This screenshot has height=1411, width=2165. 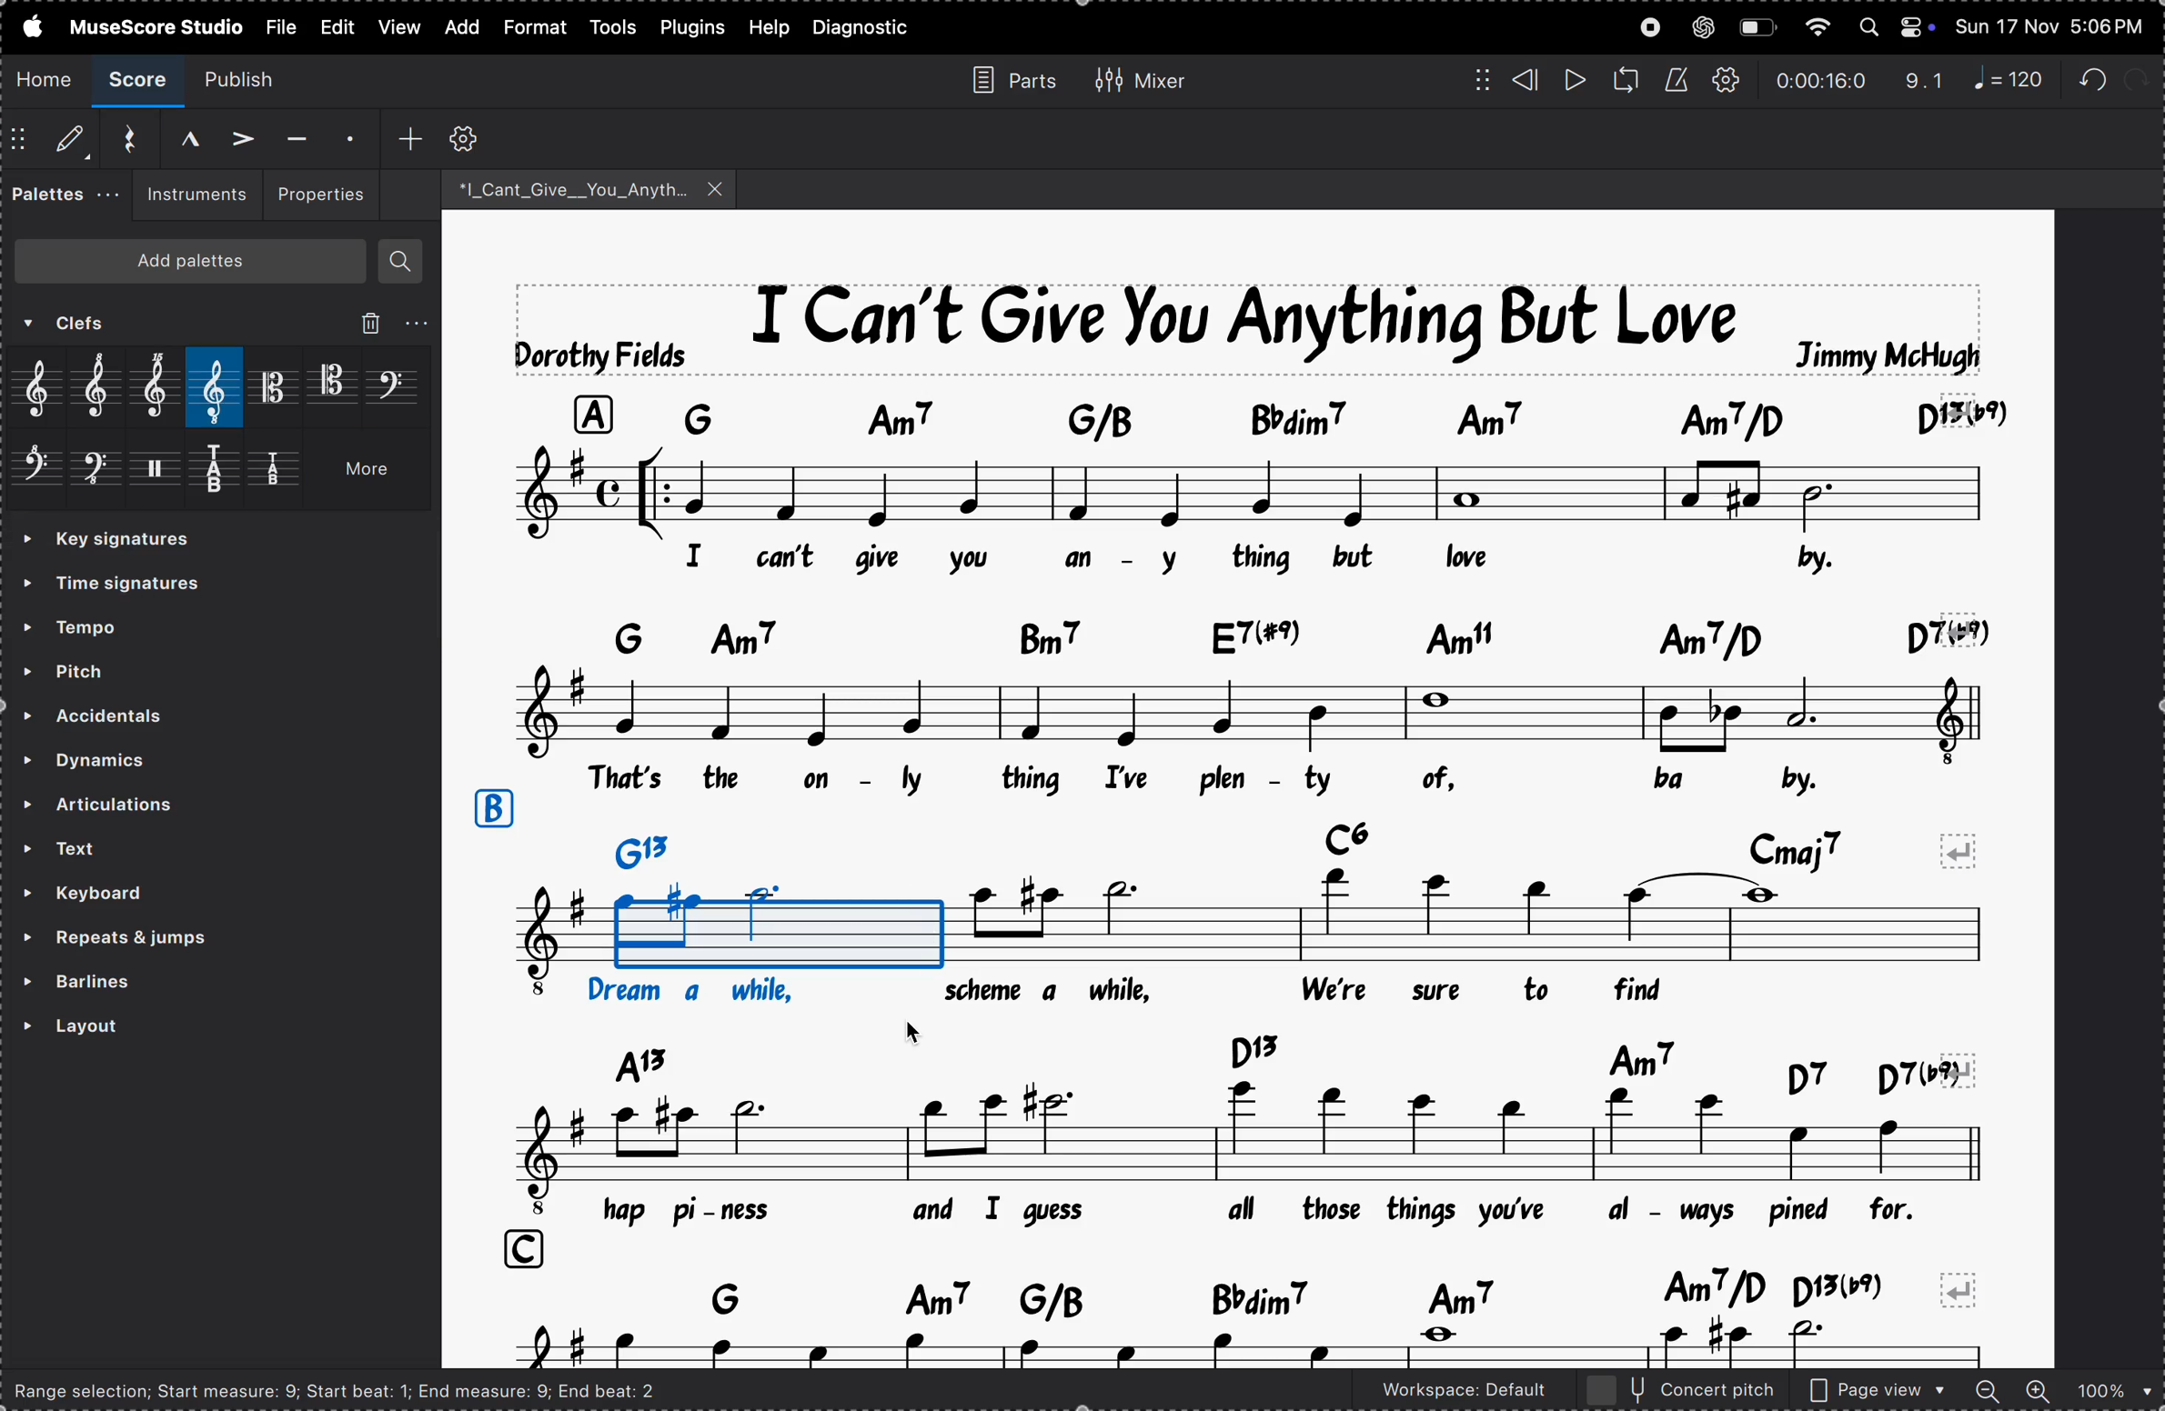 What do you see at coordinates (43, 390) in the screenshot?
I see `treble clef ` at bounding box center [43, 390].